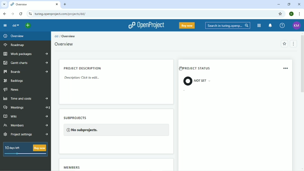 Image resolution: width=304 pixels, height=171 pixels. I want to click on Account, so click(292, 14).